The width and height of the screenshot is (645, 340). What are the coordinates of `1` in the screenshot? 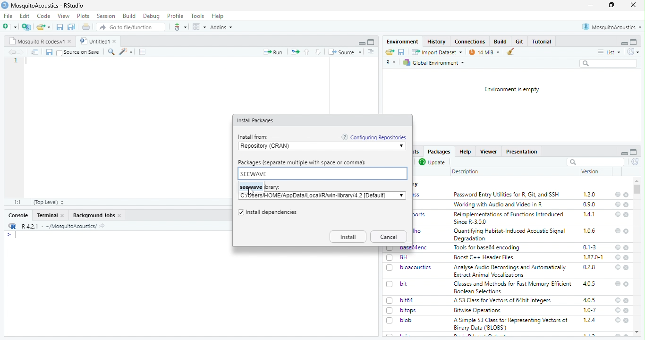 It's located at (16, 60).